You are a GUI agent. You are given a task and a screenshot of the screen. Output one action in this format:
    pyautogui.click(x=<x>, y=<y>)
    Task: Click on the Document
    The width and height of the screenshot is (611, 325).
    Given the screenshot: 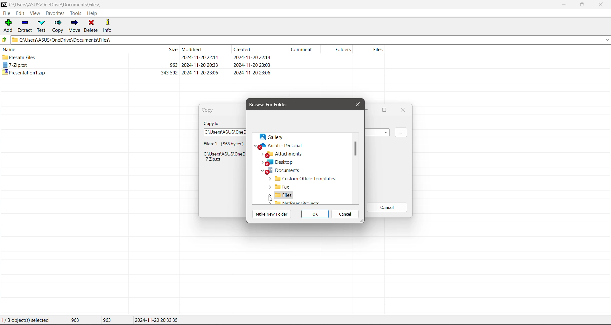 What is the action you would take?
    pyautogui.click(x=281, y=170)
    